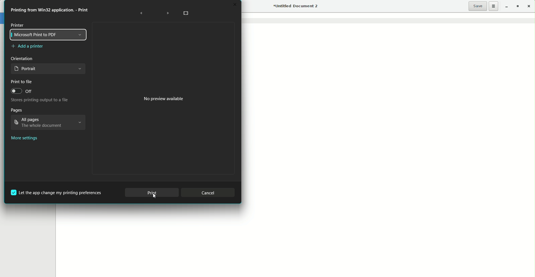 Image resolution: width=535 pixels, height=277 pixels. Describe the element at coordinates (152, 193) in the screenshot. I see `Print` at that location.